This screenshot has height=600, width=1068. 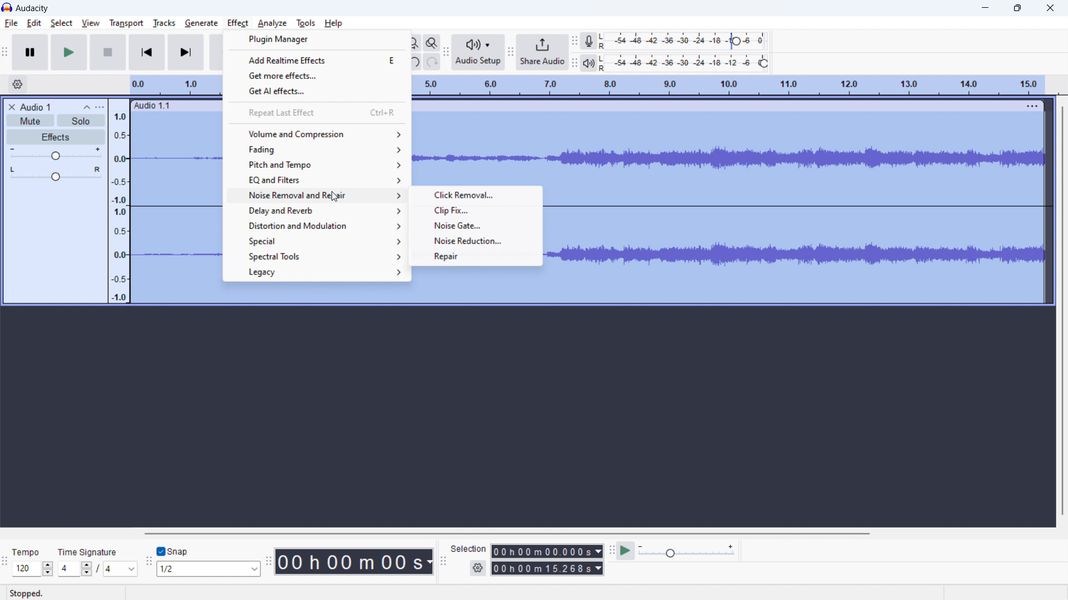 I want to click on audio setup toolbar, so click(x=446, y=52).